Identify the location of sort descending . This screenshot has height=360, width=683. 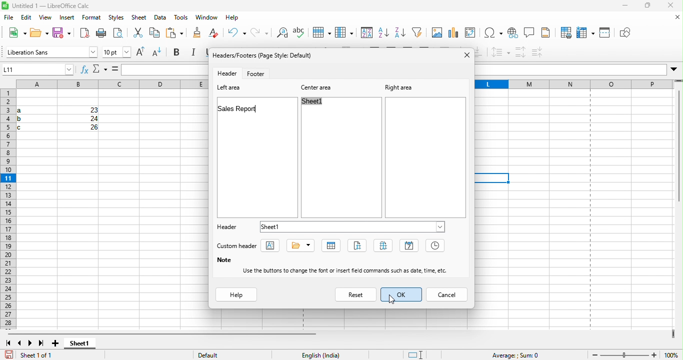
(383, 32).